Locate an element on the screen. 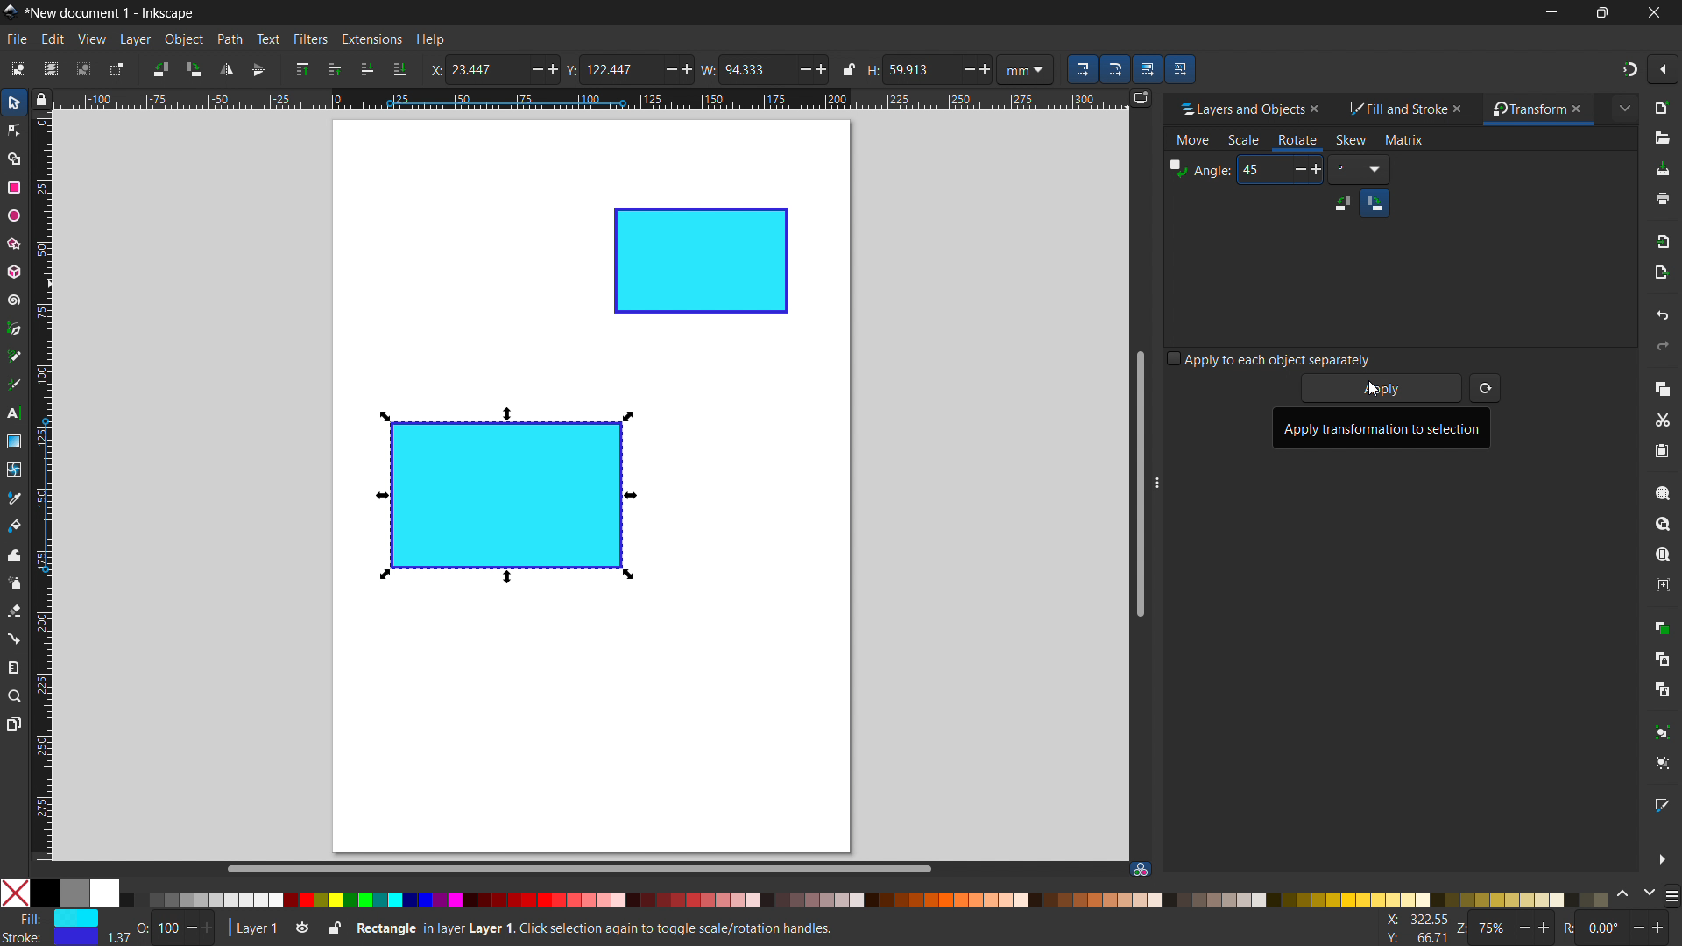 Image resolution: width=1682 pixels, height=946 pixels. zoom drawing is located at coordinates (1663, 524).